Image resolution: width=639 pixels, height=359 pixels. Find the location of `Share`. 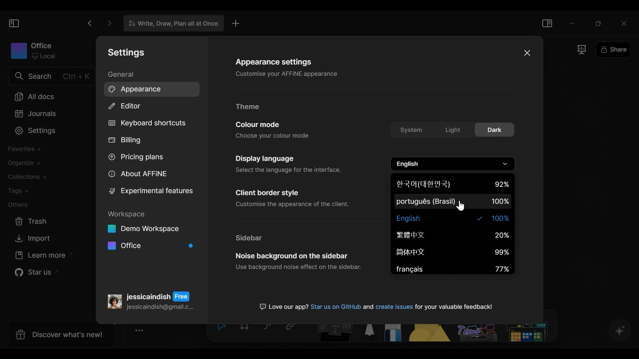

Share is located at coordinates (613, 50).